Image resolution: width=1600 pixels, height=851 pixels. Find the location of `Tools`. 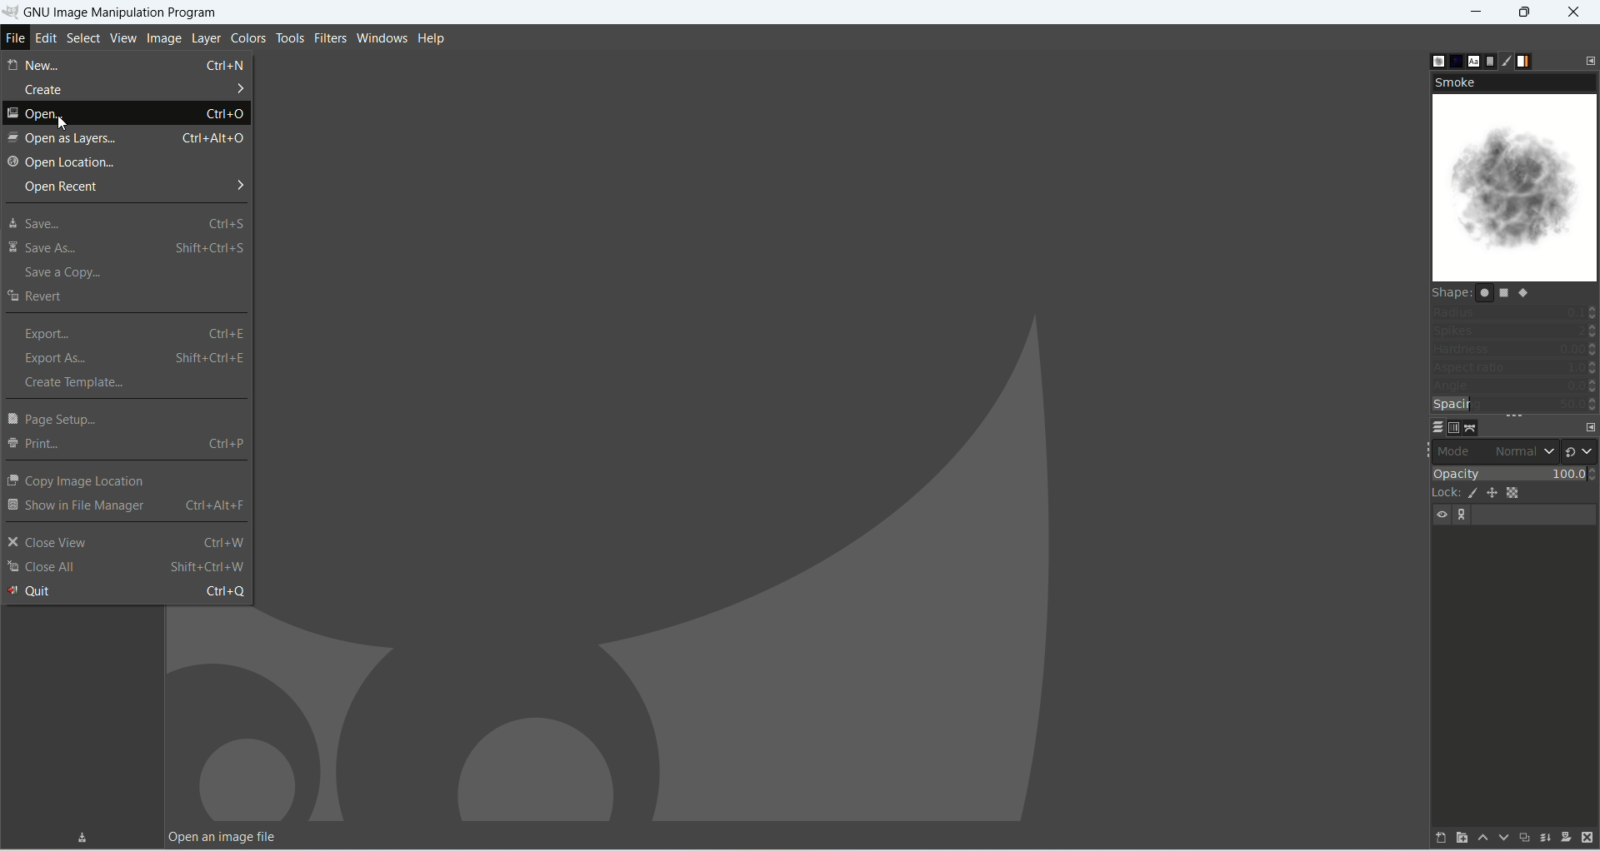

Tools is located at coordinates (288, 36).